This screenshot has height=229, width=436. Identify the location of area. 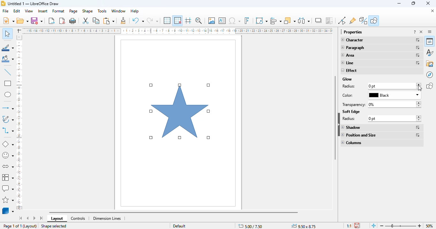
(348, 55).